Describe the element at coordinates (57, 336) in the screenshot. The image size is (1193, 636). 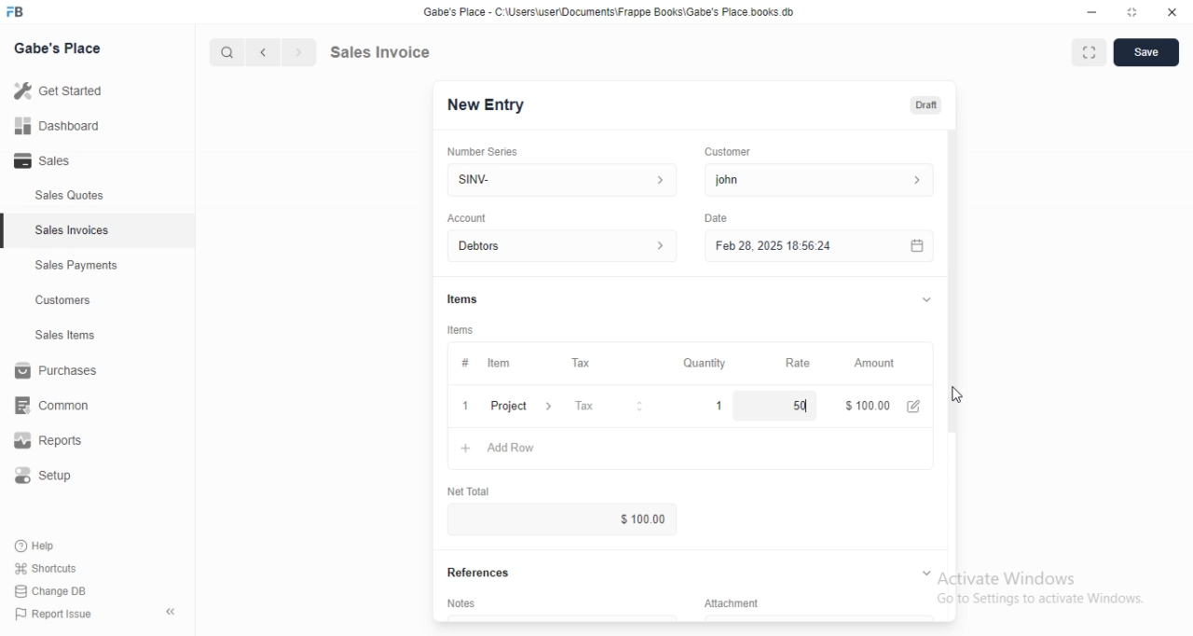
I see `Sales Items` at that location.